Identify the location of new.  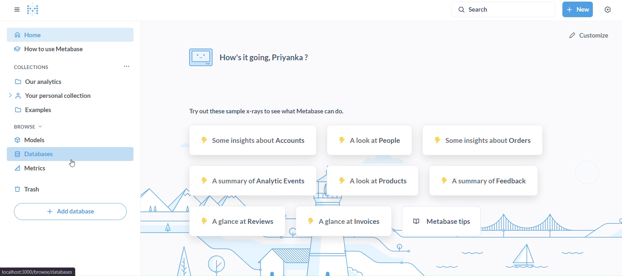
(578, 9).